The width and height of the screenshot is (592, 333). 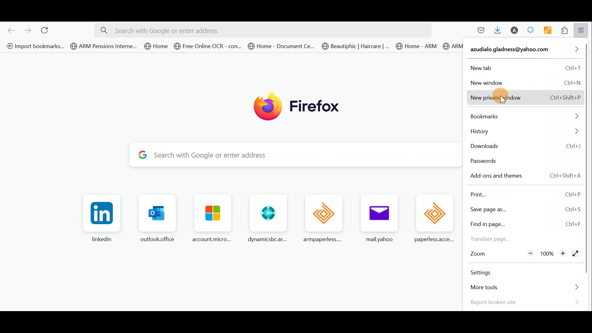 What do you see at coordinates (525, 82) in the screenshot?
I see `New window` at bounding box center [525, 82].